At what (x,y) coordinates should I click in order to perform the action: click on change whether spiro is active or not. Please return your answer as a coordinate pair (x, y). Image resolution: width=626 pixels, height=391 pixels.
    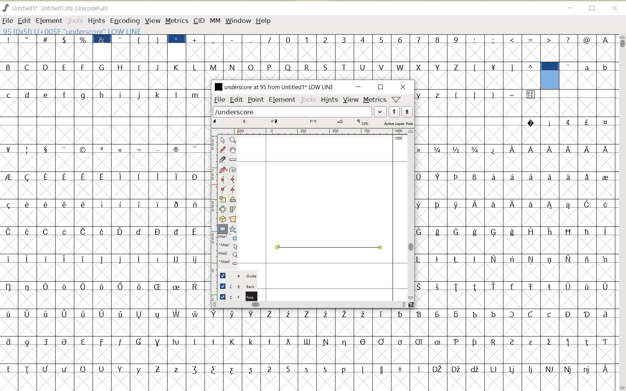
    Looking at the image, I should click on (233, 169).